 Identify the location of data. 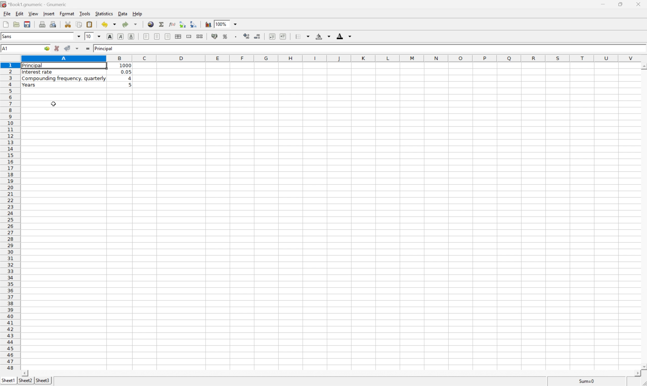
(122, 14).